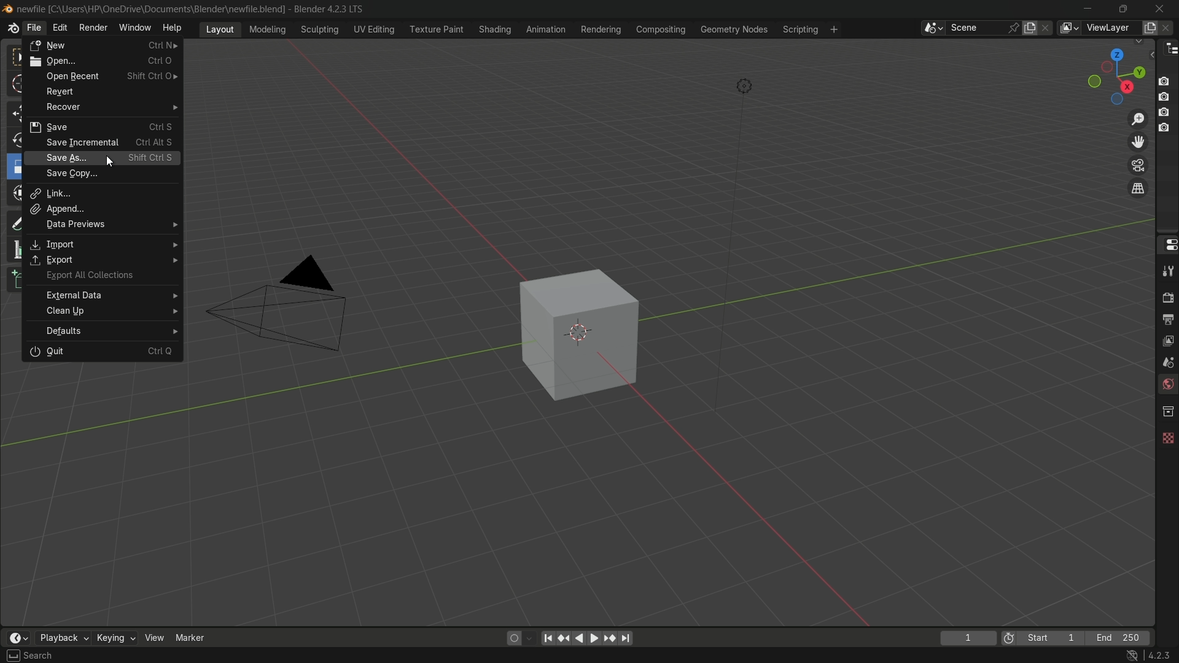 This screenshot has width=1179, height=663. What do you see at coordinates (101, 158) in the screenshot?
I see `save as` at bounding box center [101, 158].